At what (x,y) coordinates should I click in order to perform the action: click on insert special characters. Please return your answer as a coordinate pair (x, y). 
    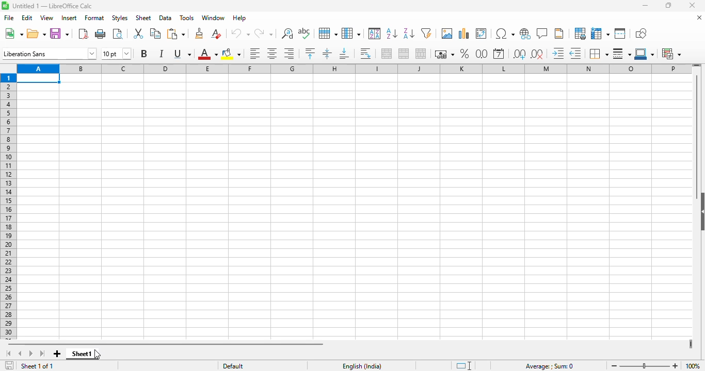
    Looking at the image, I should click on (505, 34).